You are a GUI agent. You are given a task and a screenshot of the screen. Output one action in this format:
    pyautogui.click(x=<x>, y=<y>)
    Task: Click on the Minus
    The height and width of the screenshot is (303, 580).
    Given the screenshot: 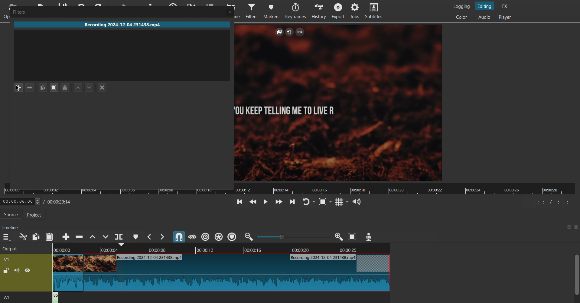 What is the action you would take?
    pyautogui.click(x=30, y=87)
    